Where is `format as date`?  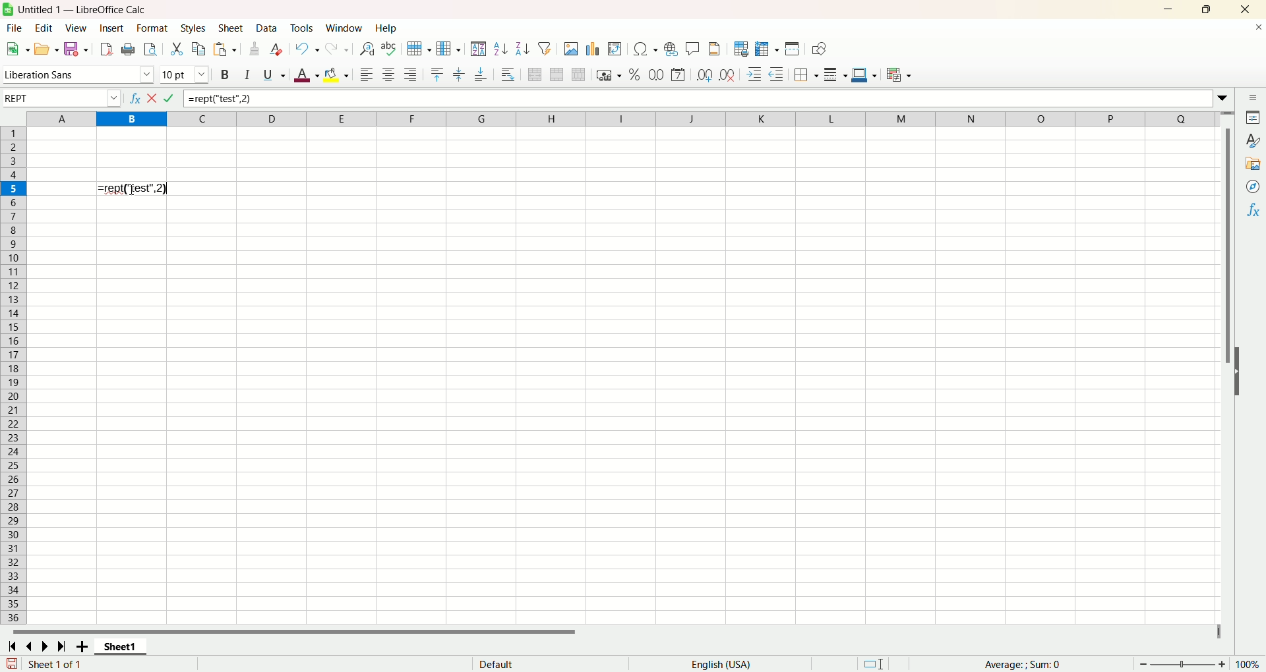
format as date is located at coordinates (678, 74).